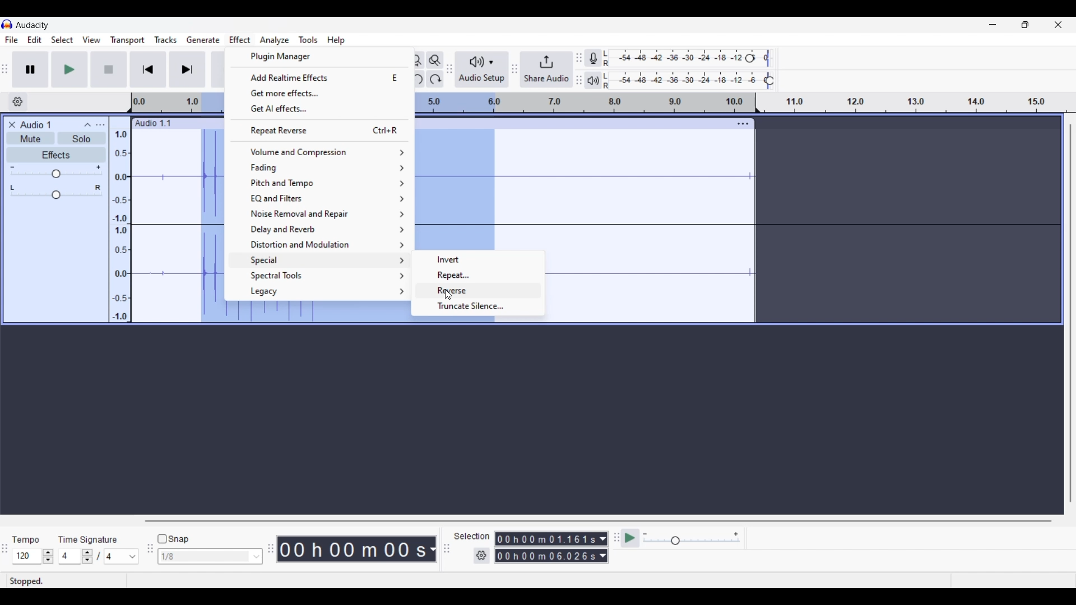 The width and height of the screenshot is (1076, 605). What do you see at coordinates (62, 40) in the screenshot?
I see `Select menu` at bounding box center [62, 40].